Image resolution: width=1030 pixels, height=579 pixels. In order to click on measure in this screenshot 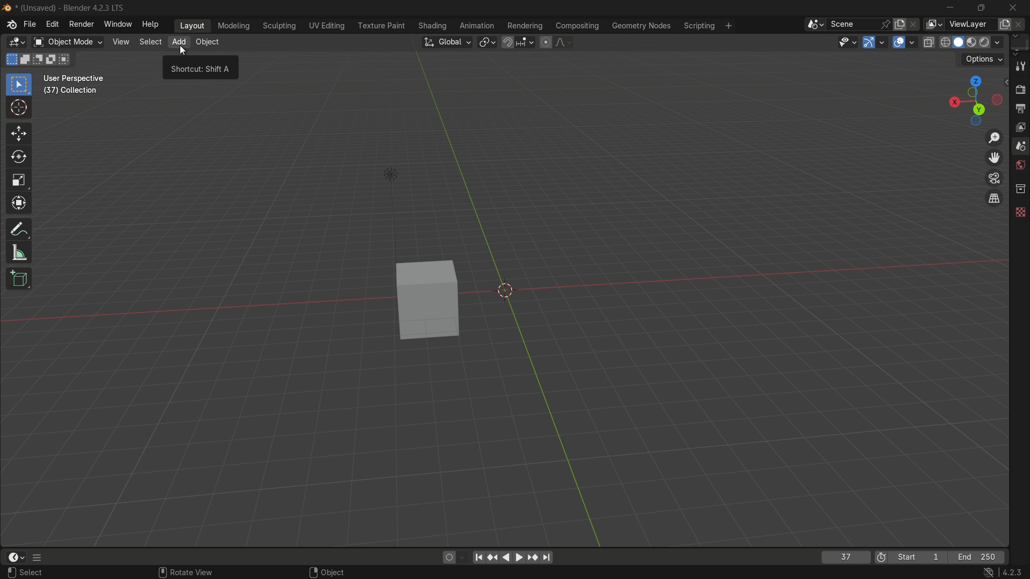, I will do `click(19, 254)`.